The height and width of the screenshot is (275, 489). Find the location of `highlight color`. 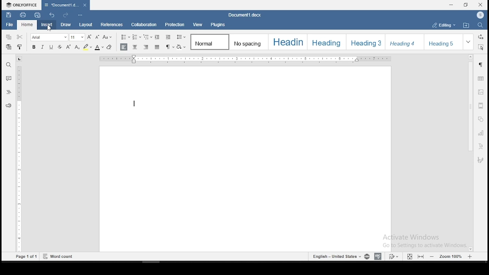

highlight color is located at coordinates (87, 47).